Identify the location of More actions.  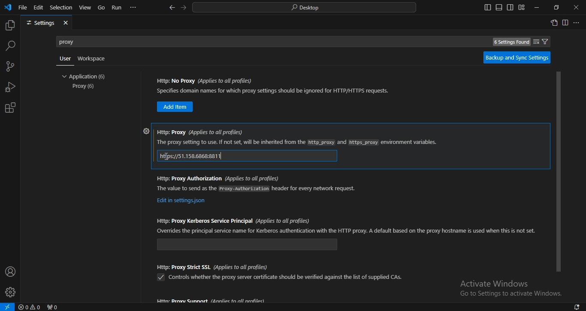
(577, 22).